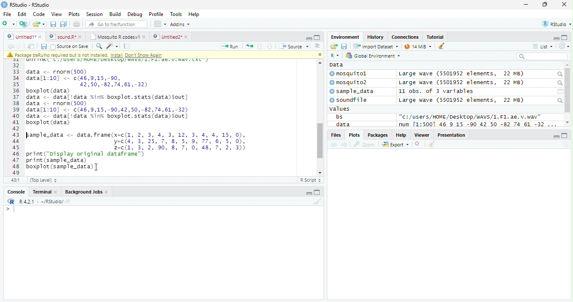  I want to click on Show document outline, so click(317, 46).